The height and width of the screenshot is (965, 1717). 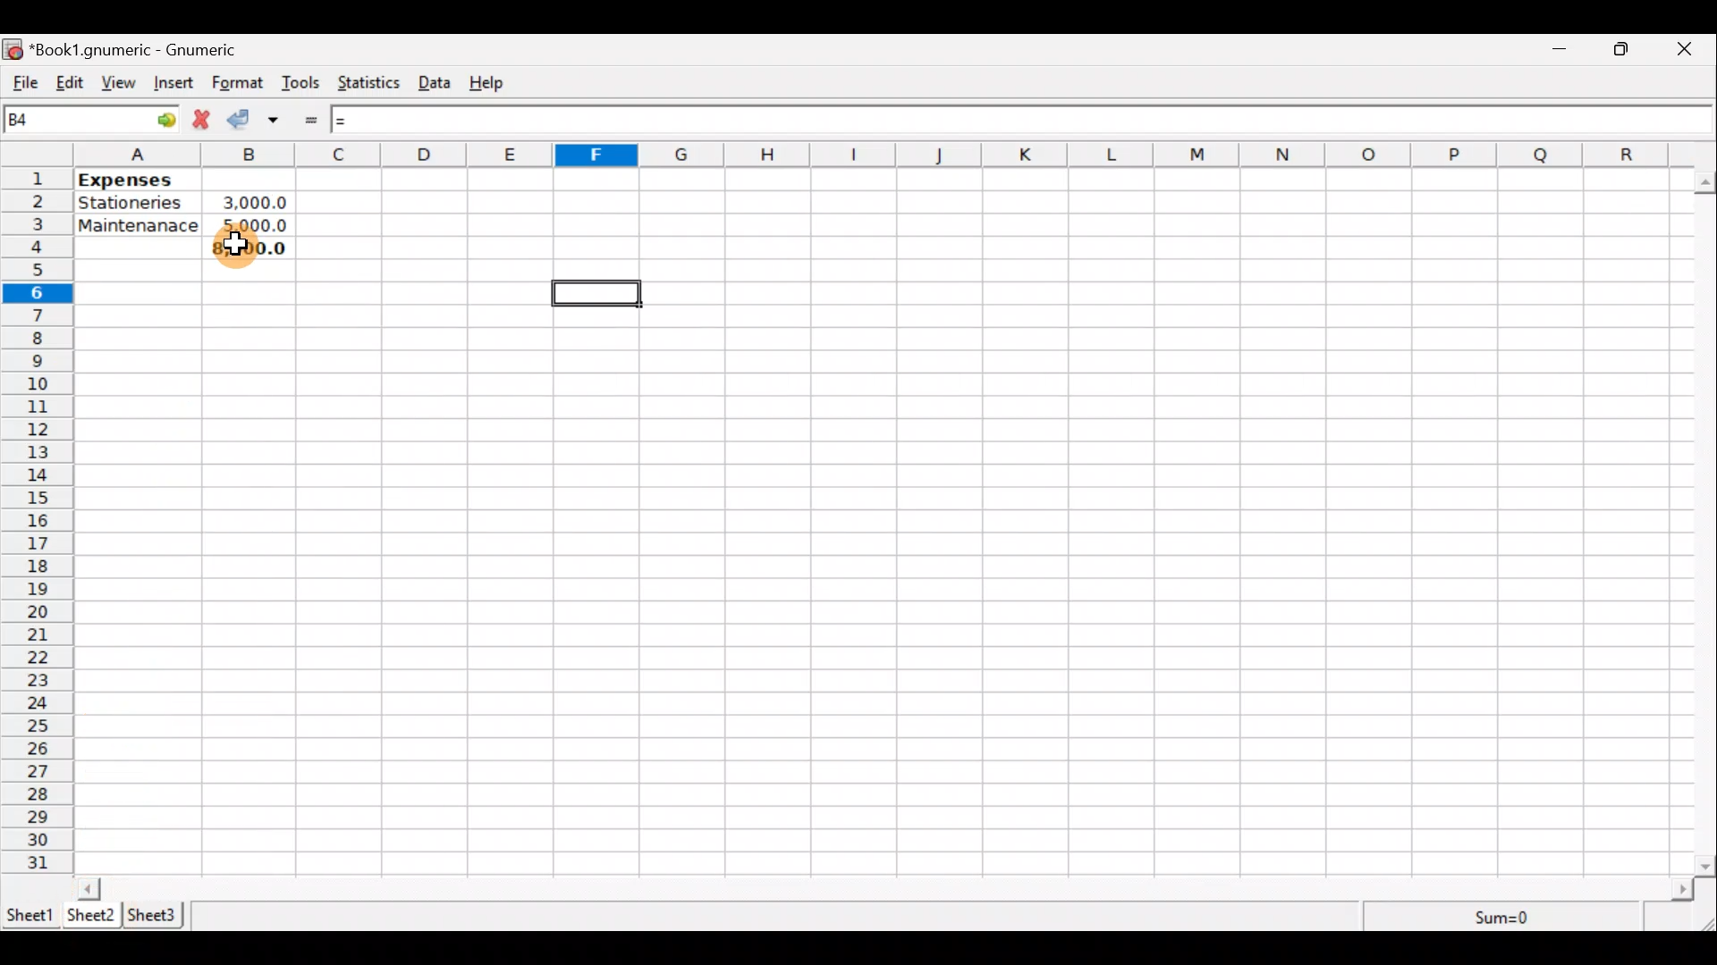 I want to click on Sum=0, so click(x=1504, y=919).